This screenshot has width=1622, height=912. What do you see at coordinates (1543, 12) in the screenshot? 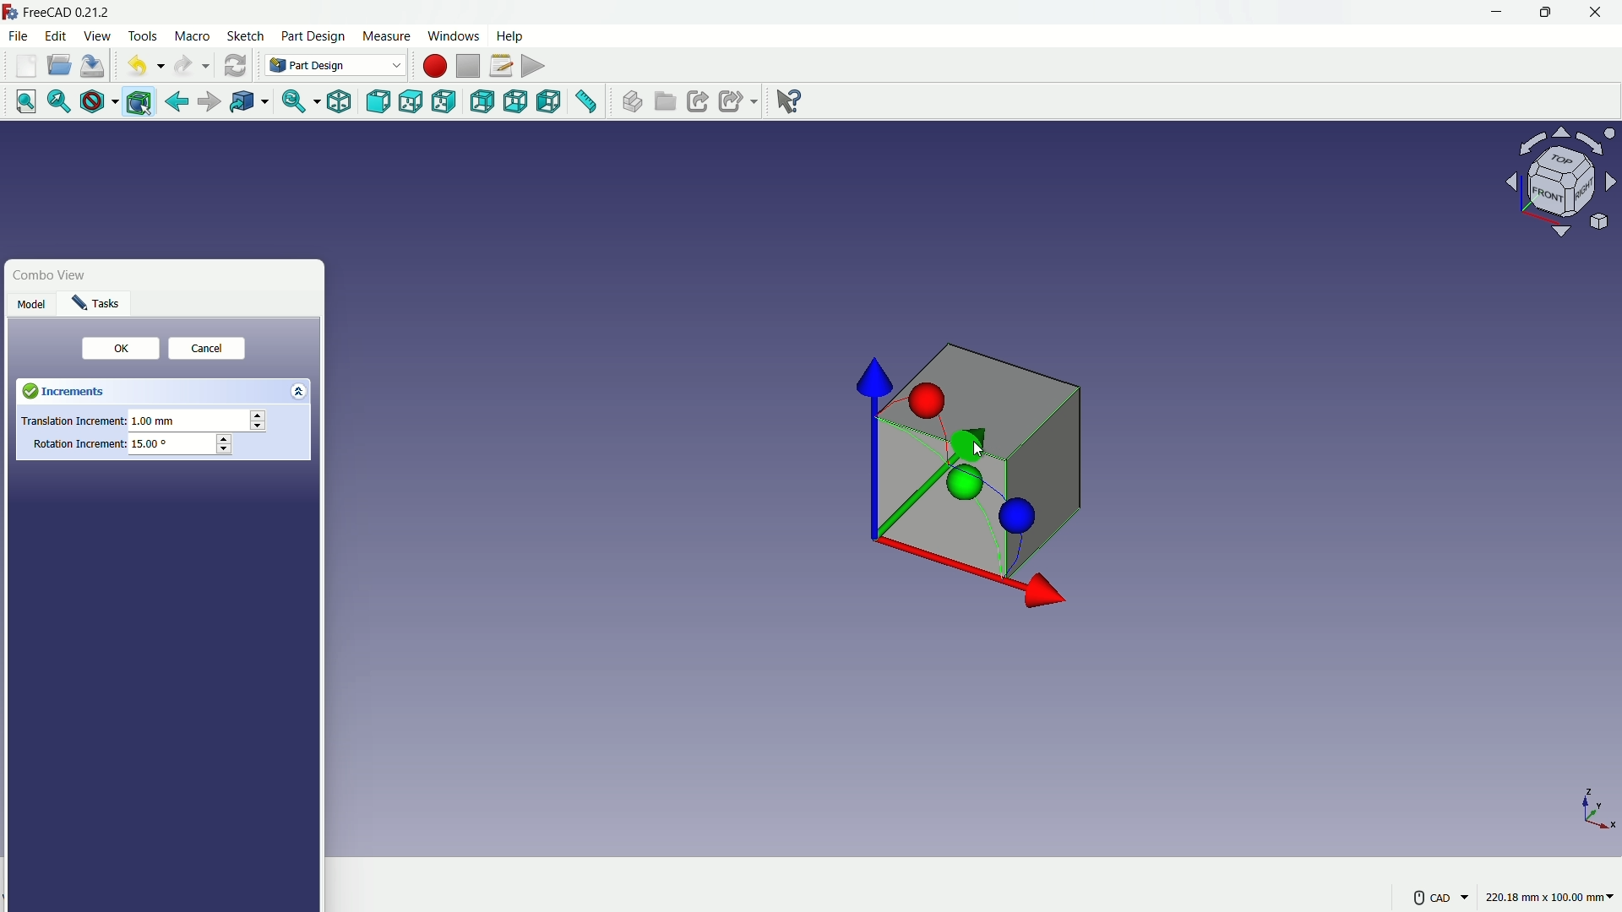
I see `maximize or restore` at bounding box center [1543, 12].